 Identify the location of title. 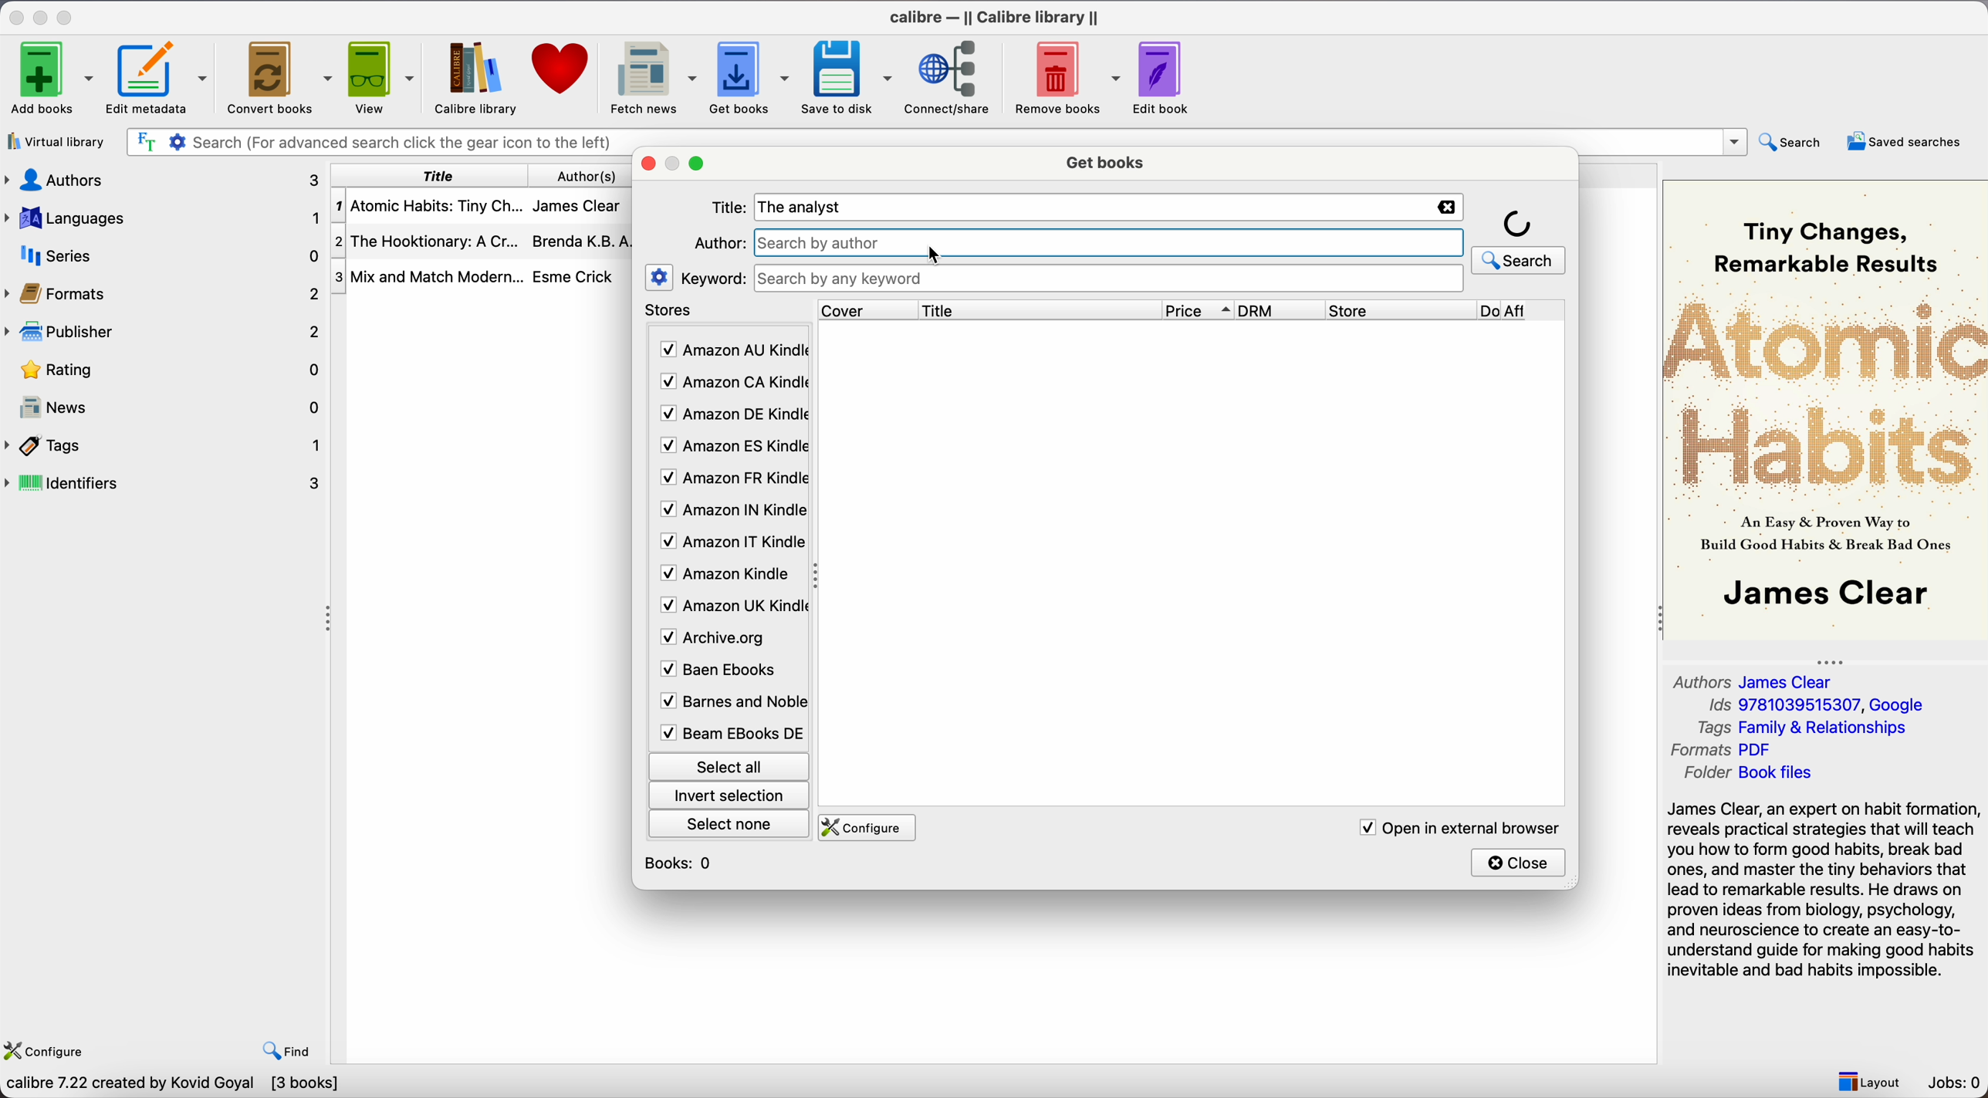
(438, 176).